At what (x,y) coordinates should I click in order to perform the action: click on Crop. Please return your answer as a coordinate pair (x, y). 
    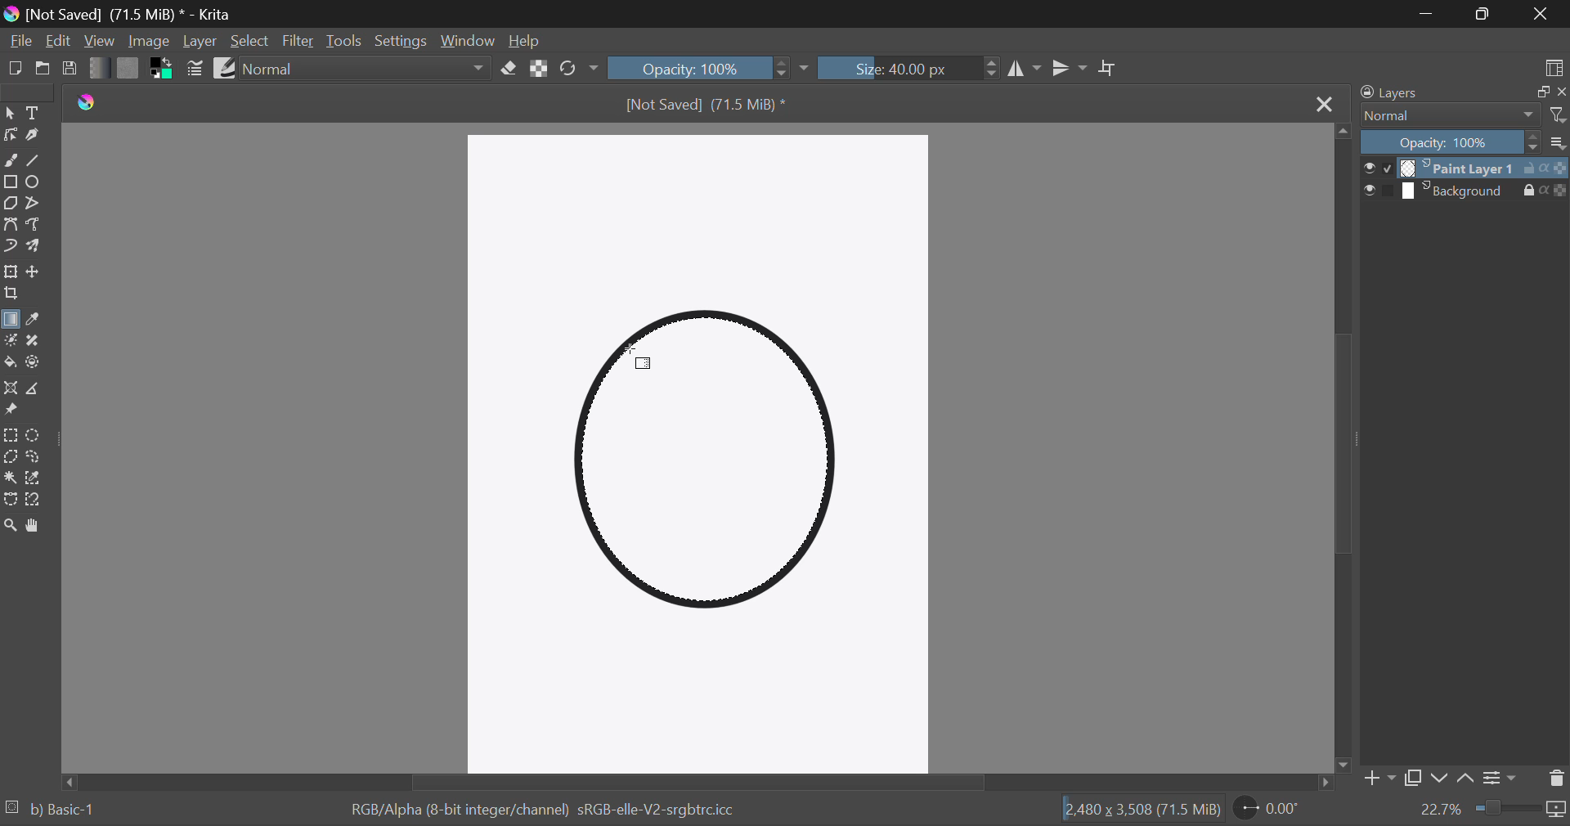
    Looking at the image, I should click on (1108, 69).